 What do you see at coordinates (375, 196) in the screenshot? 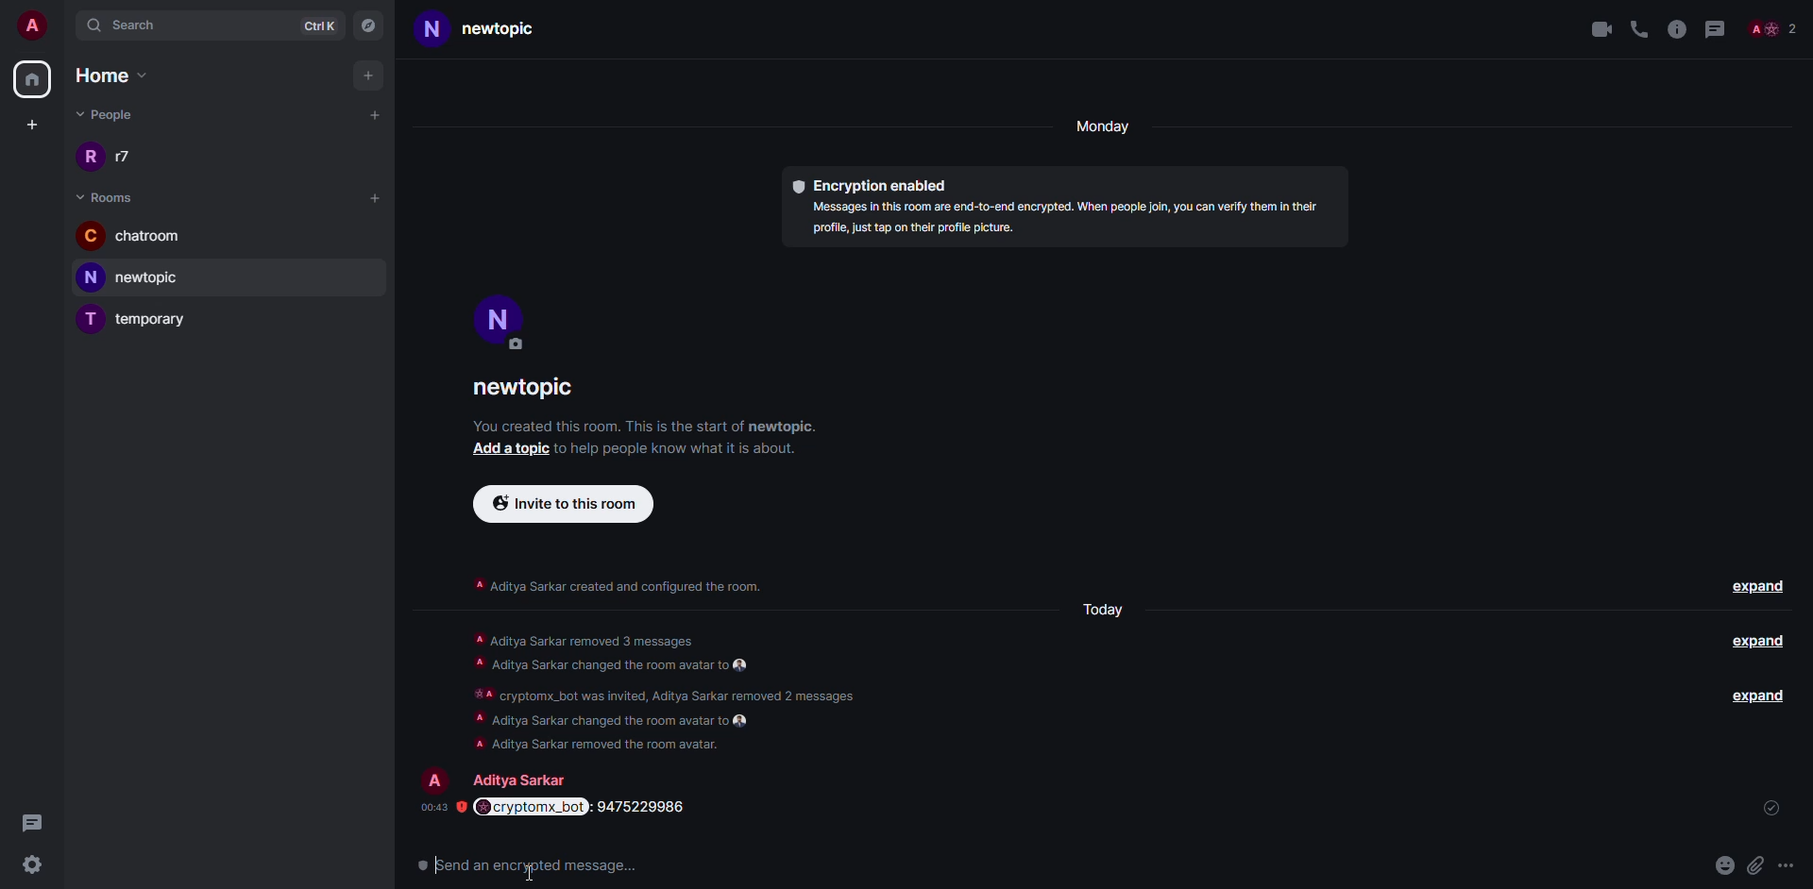
I see `add` at bounding box center [375, 196].